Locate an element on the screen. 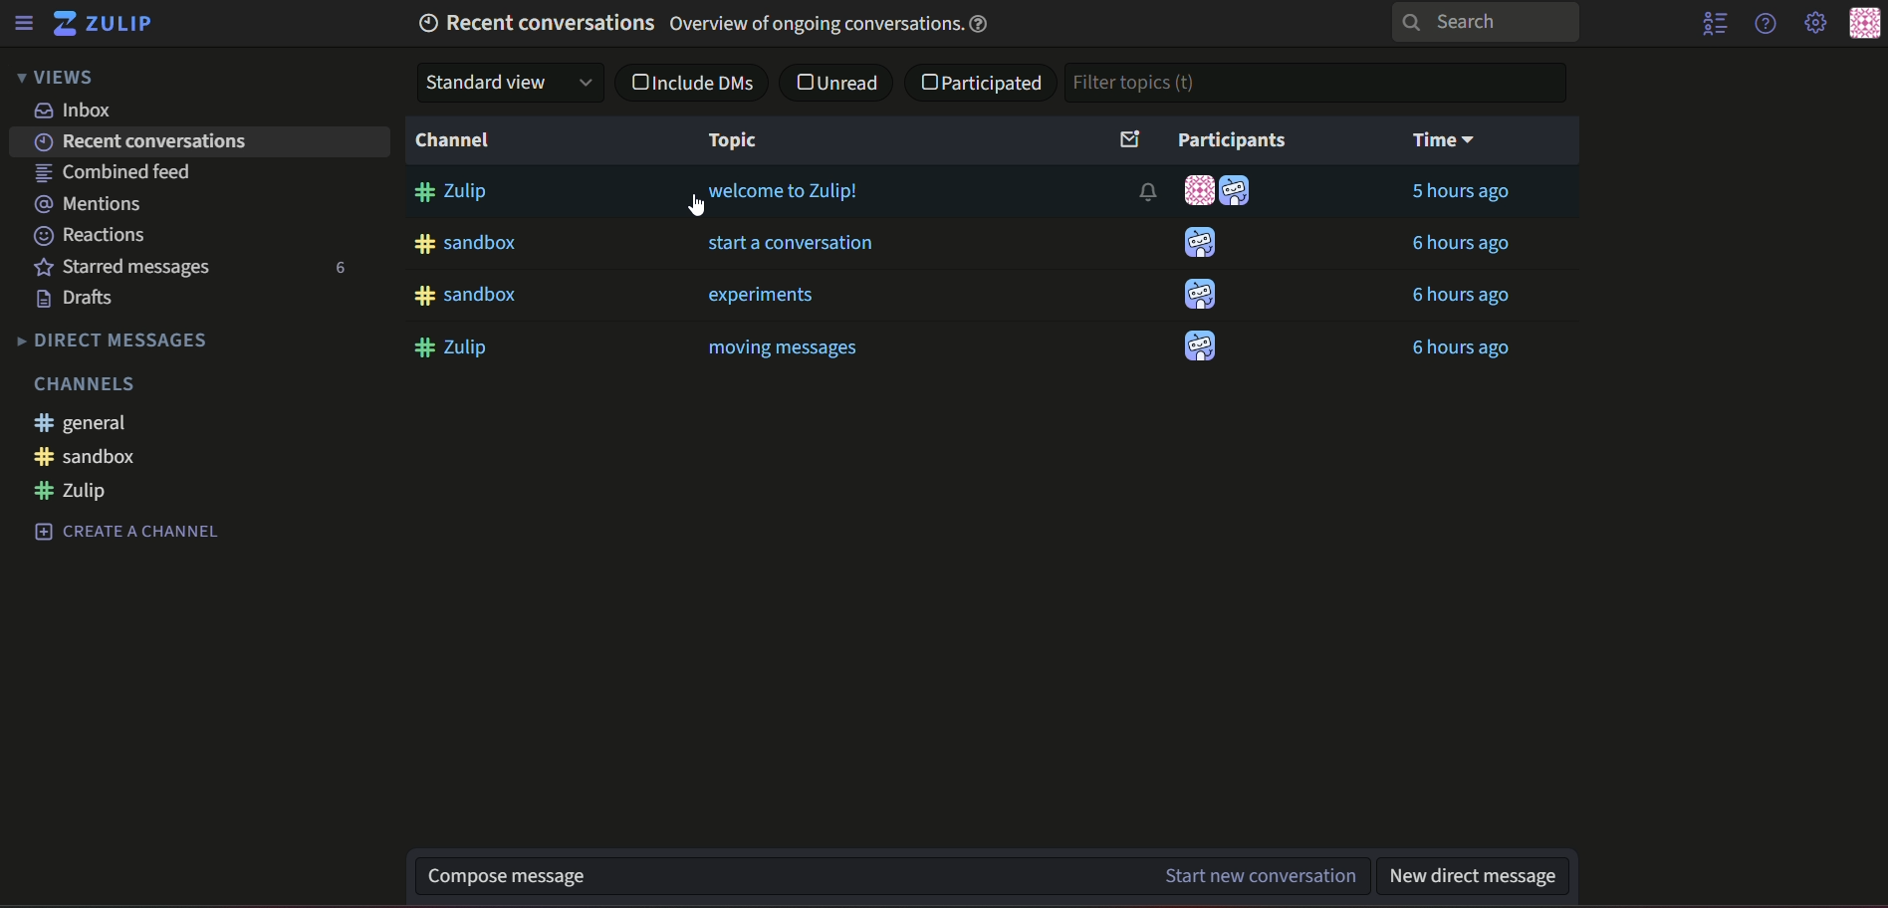 Image resolution: width=1888 pixels, height=908 pixels. 6 is located at coordinates (345, 275).